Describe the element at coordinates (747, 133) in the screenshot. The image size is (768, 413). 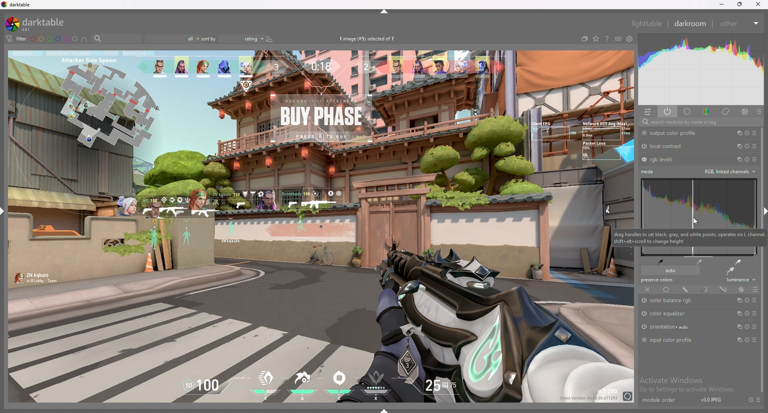
I see `reset` at that location.